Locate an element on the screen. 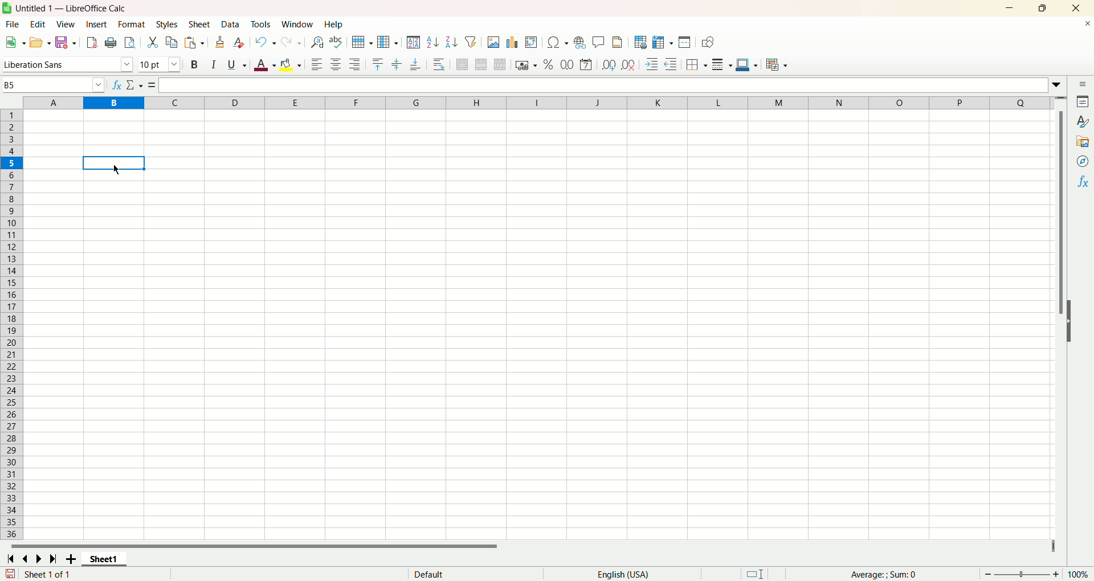 The width and height of the screenshot is (1094, 581). conditional is located at coordinates (778, 66).